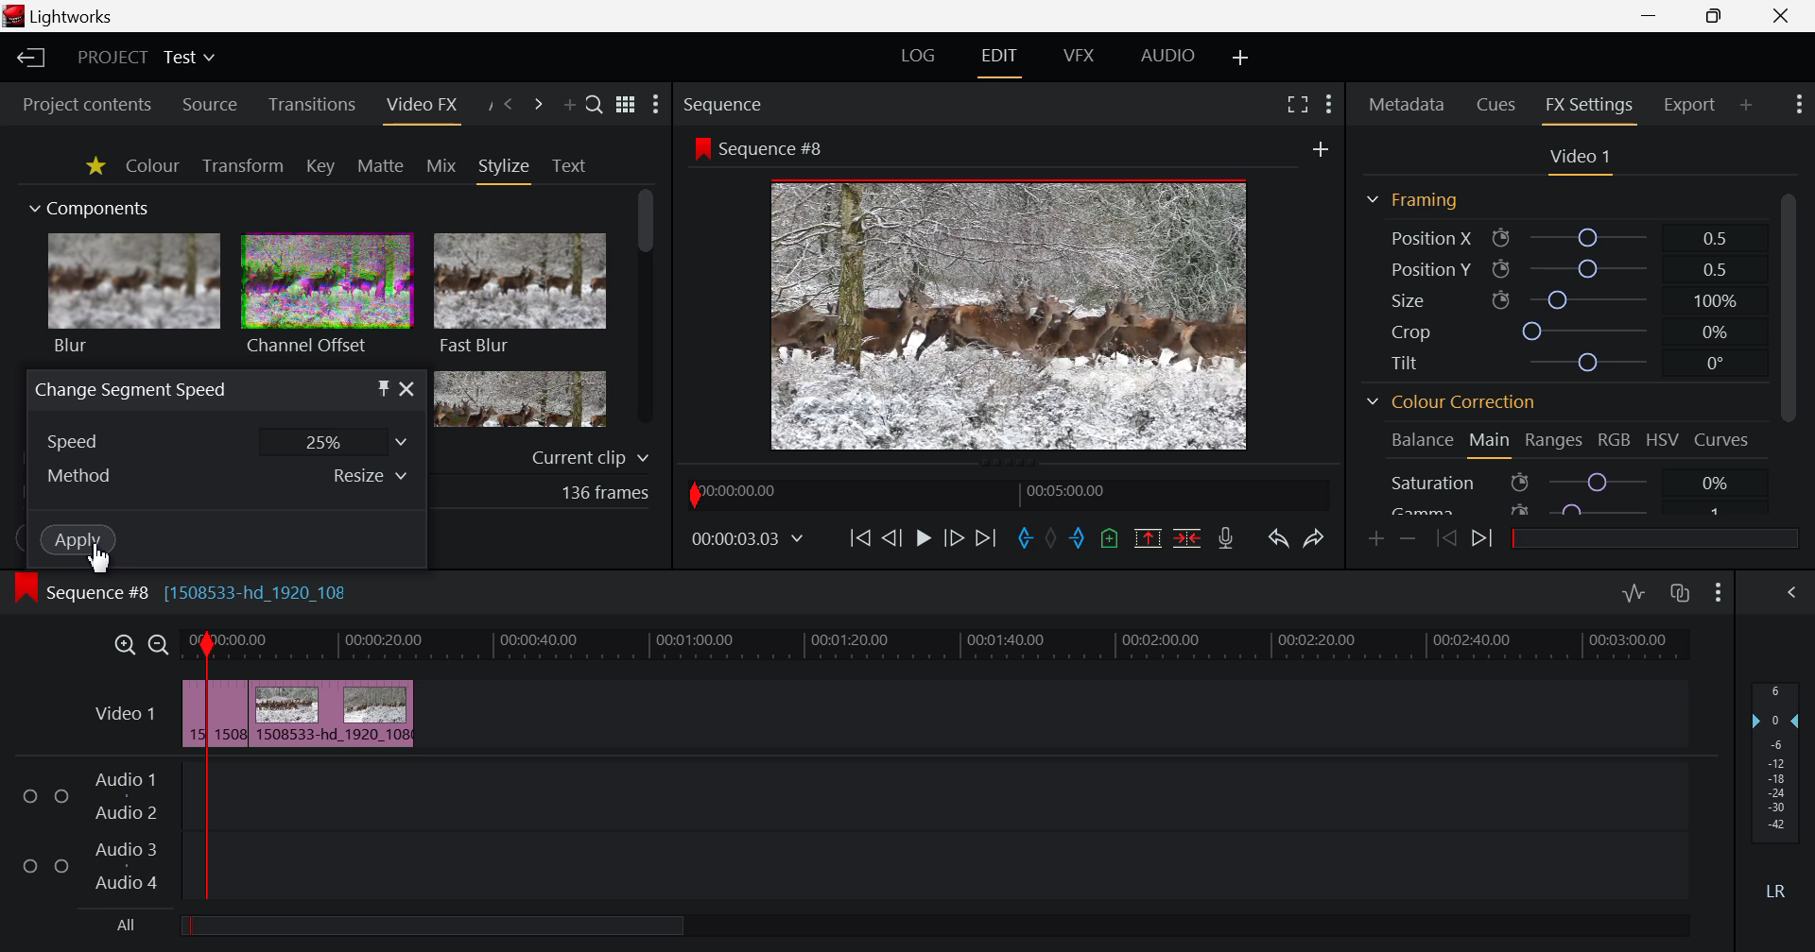 The height and width of the screenshot is (952, 1815). What do you see at coordinates (1556, 441) in the screenshot?
I see `Ranges` at bounding box center [1556, 441].